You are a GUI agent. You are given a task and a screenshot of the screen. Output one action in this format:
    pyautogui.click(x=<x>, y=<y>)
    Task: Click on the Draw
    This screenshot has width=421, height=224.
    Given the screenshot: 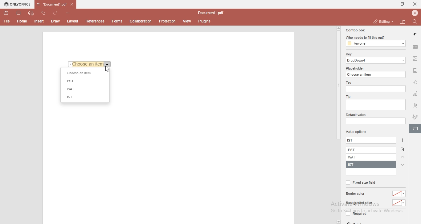 What is the action you would take?
    pyautogui.click(x=57, y=21)
    